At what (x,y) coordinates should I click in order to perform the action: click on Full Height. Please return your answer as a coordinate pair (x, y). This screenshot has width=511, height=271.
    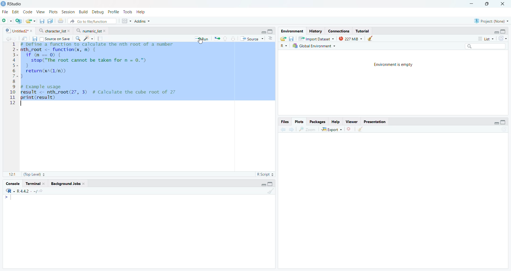
    Looking at the image, I should click on (504, 31).